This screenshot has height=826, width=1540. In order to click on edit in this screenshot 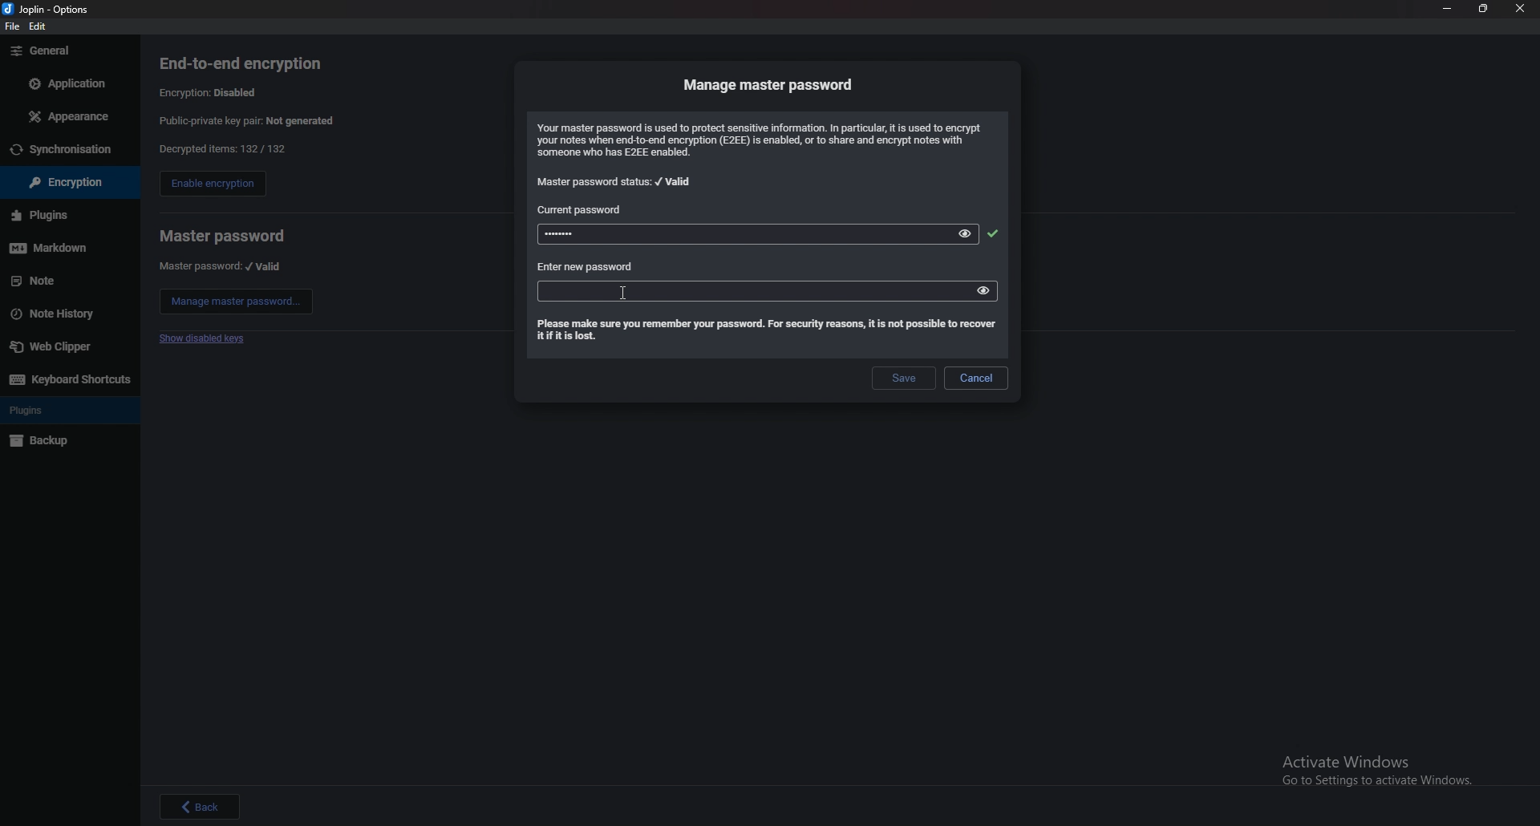, I will do `click(41, 26)`.